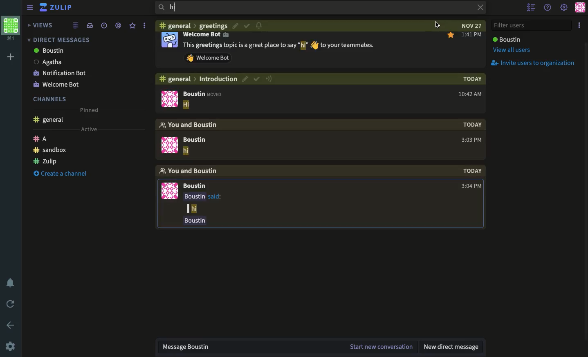 Image resolution: width=588 pixels, height=357 pixels. What do you see at coordinates (187, 105) in the screenshot?
I see `hi` at bounding box center [187, 105].